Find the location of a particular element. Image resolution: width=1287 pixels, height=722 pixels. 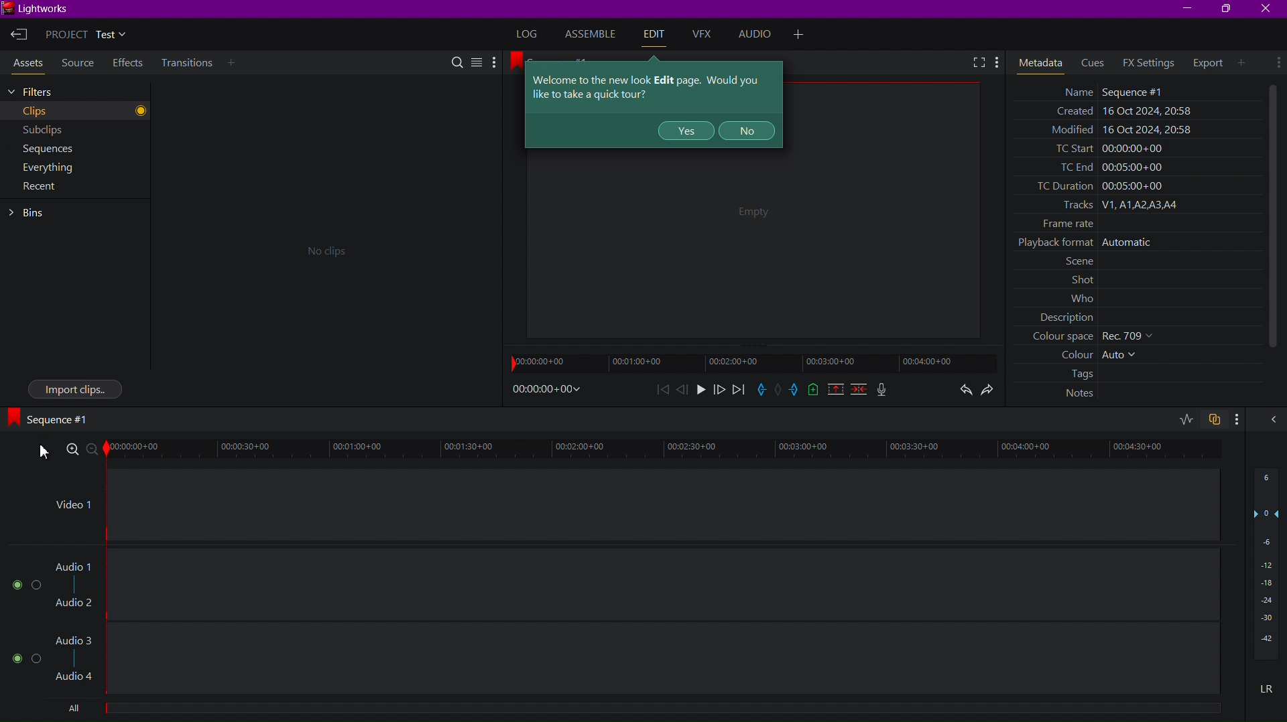

Import Clips is located at coordinates (74, 388).